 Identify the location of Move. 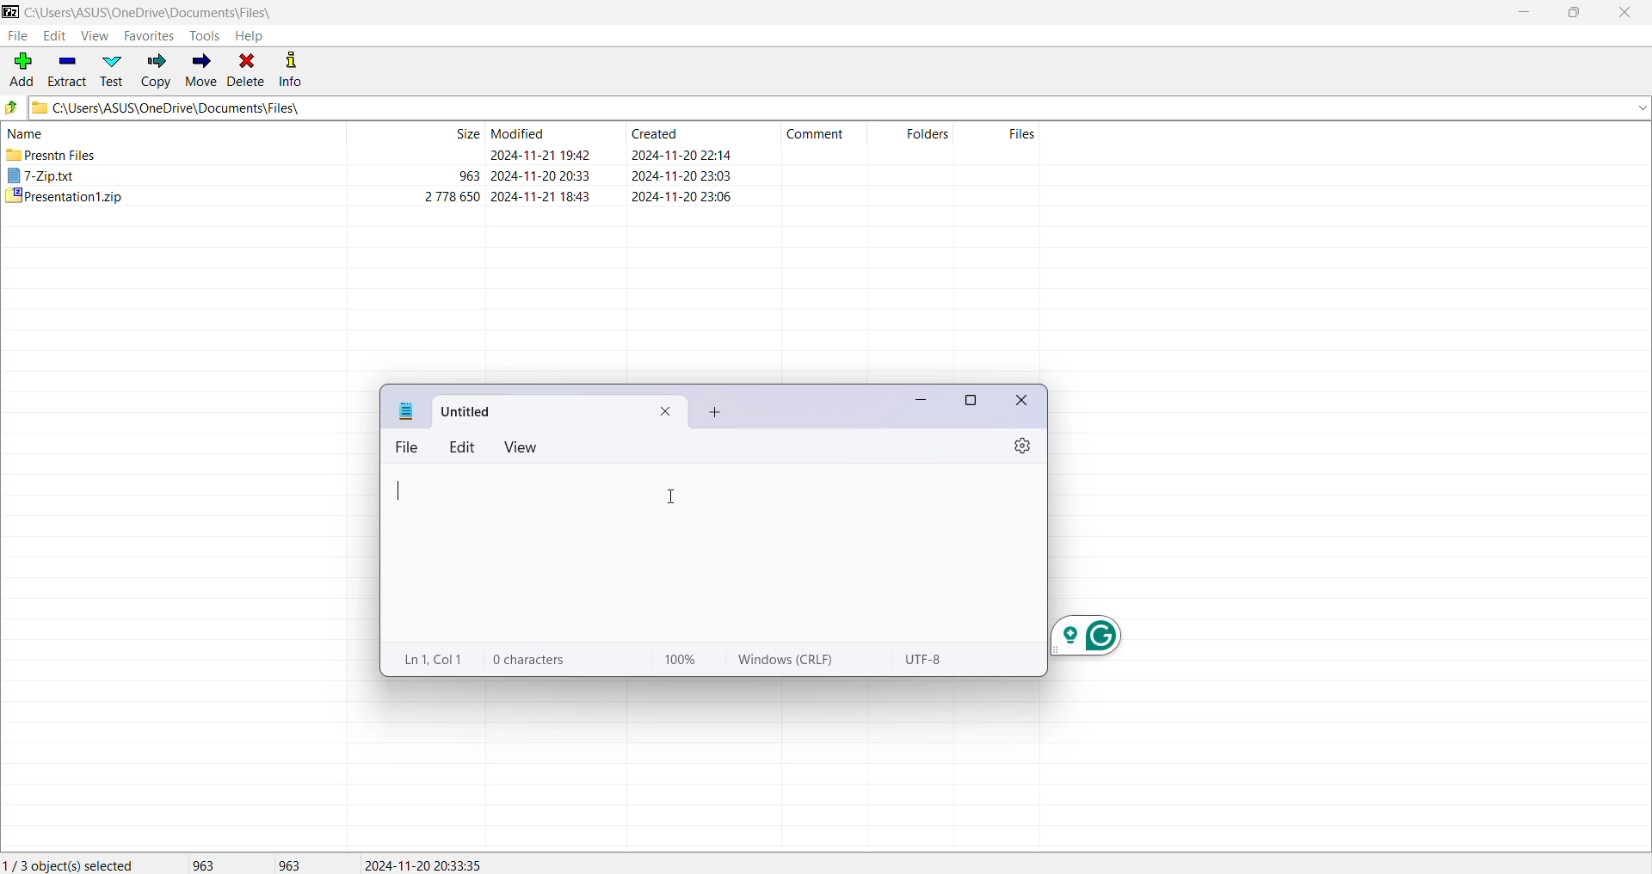
(200, 71).